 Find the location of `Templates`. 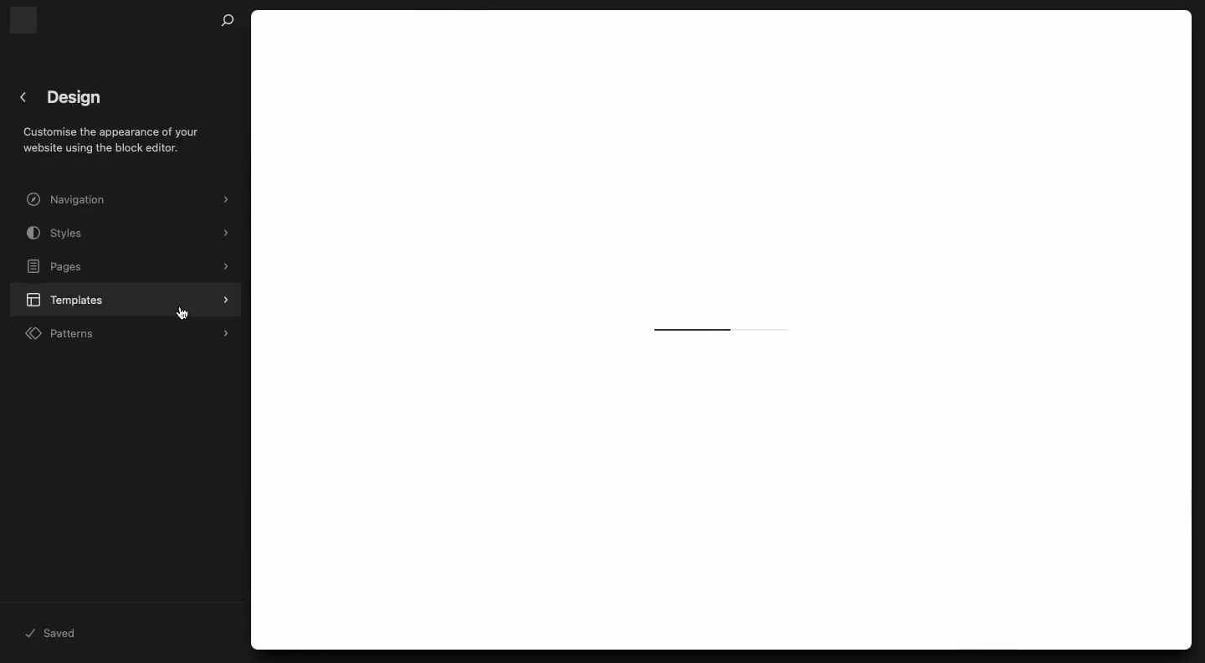

Templates is located at coordinates (127, 300).